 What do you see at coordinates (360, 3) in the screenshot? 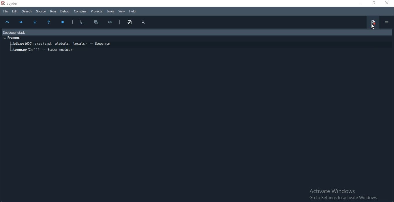
I see `minimize` at bounding box center [360, 3].